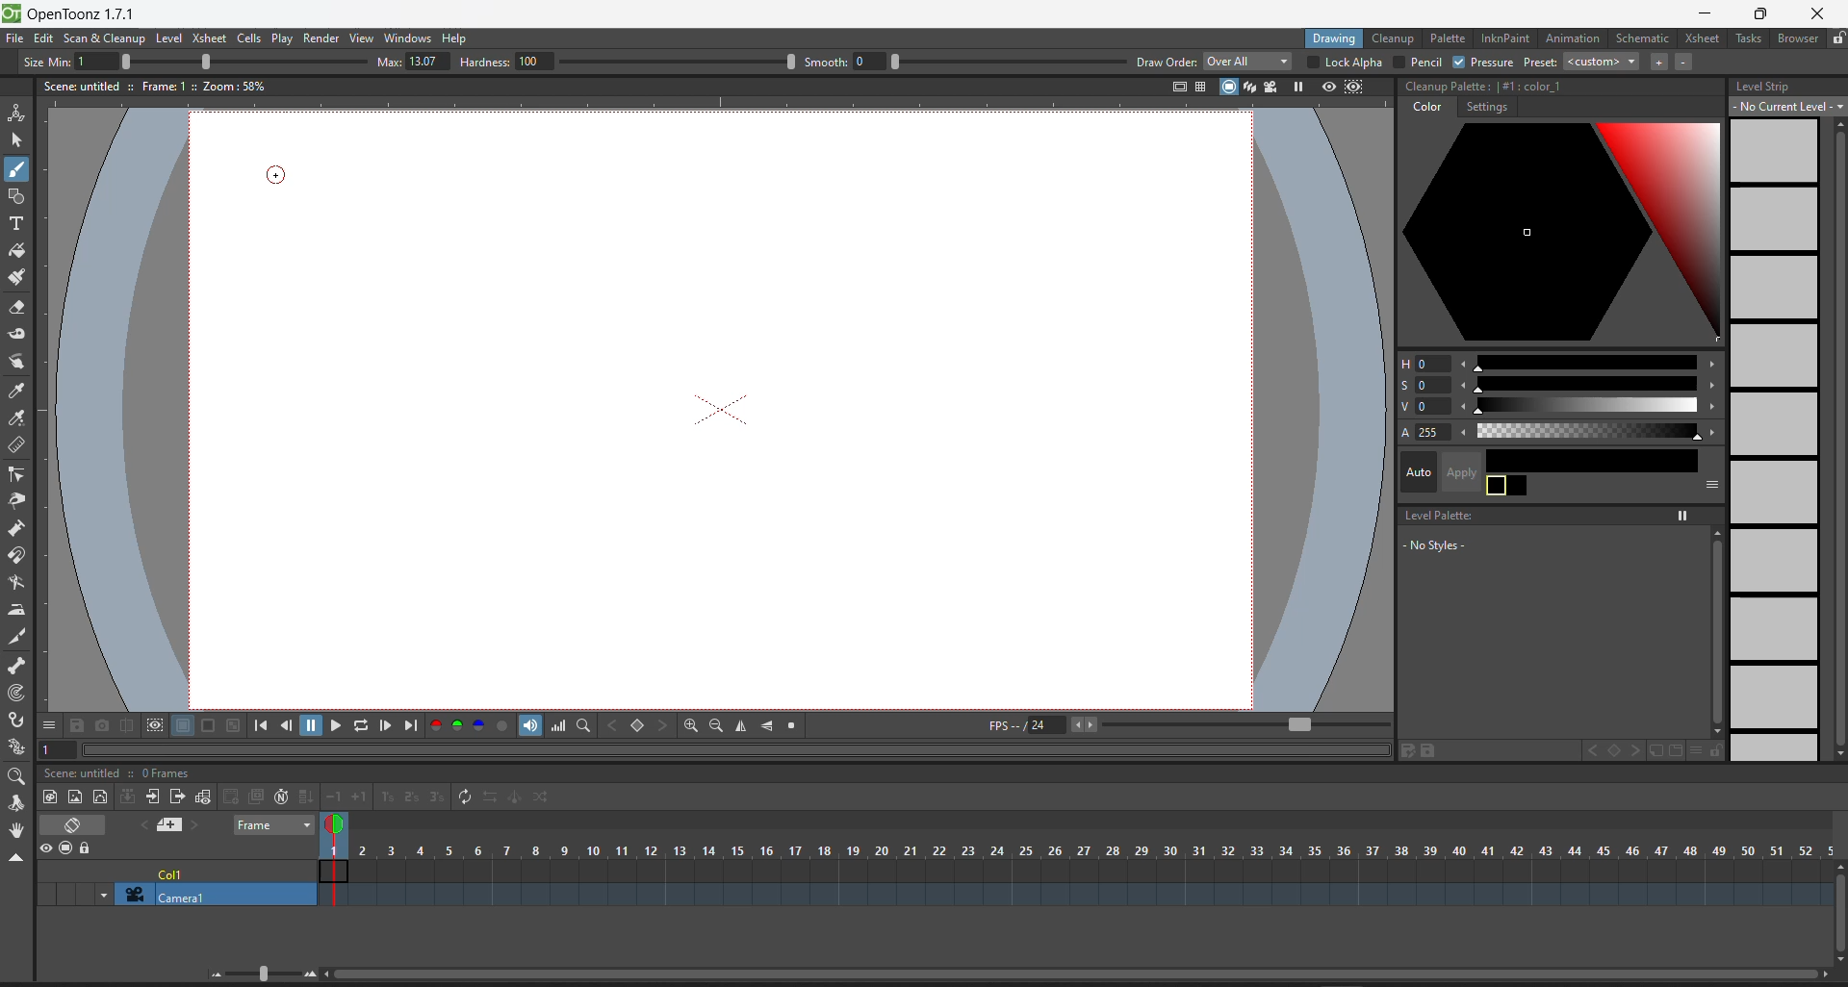 This screenshot has width=1848, height=987. I want to click on hook tool, so click(17, 720).